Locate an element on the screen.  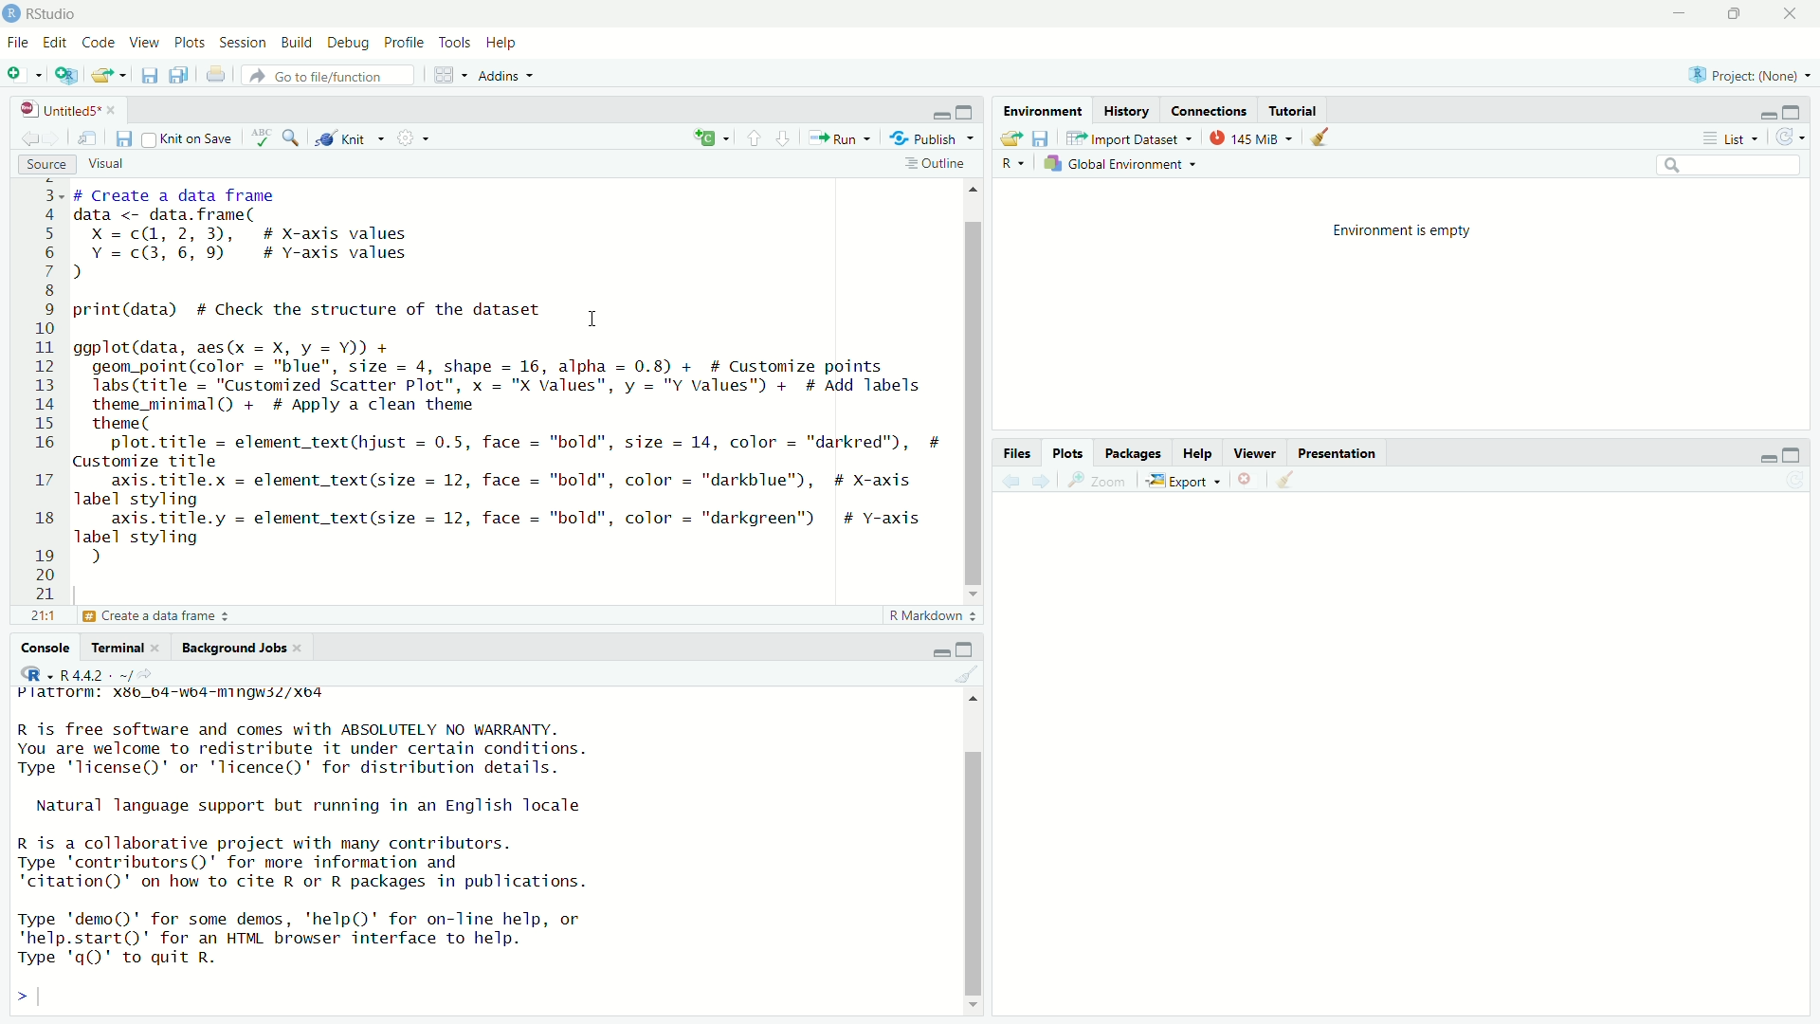
R studio is located at coordinates (52, 14).